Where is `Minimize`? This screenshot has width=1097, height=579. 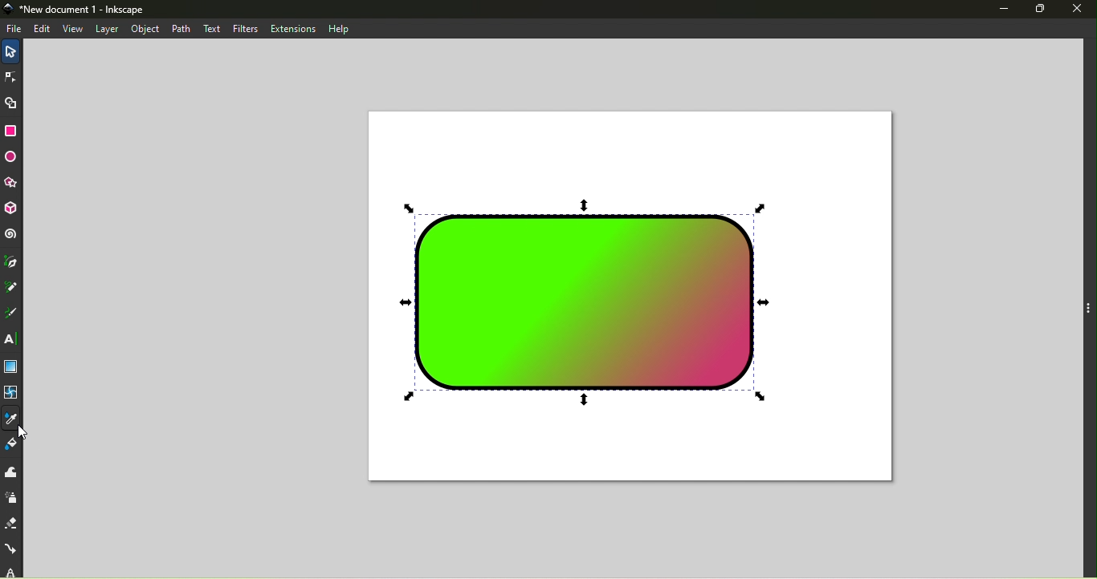
Minimize is located at coordinates (1002, 10).